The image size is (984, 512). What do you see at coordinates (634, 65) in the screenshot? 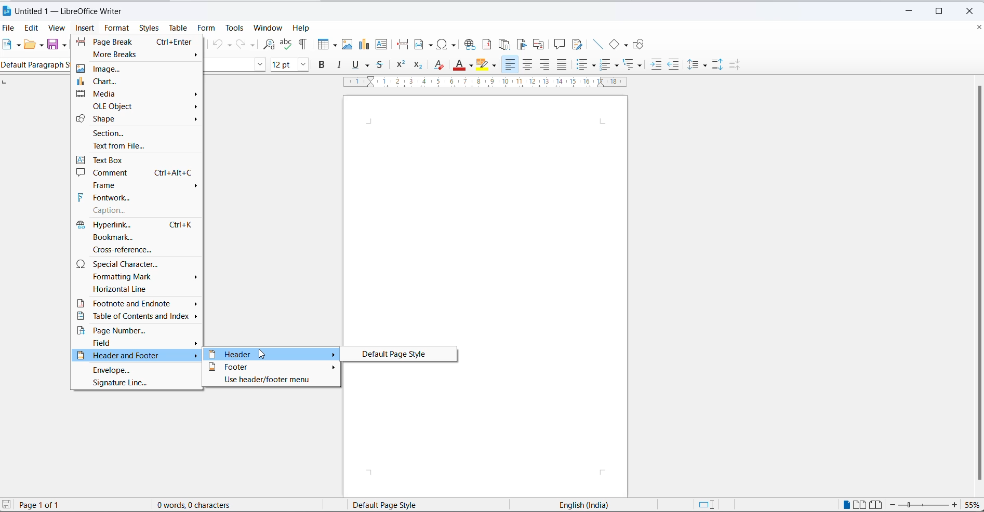
I see `select outline format` at bounding box center [634, 65].